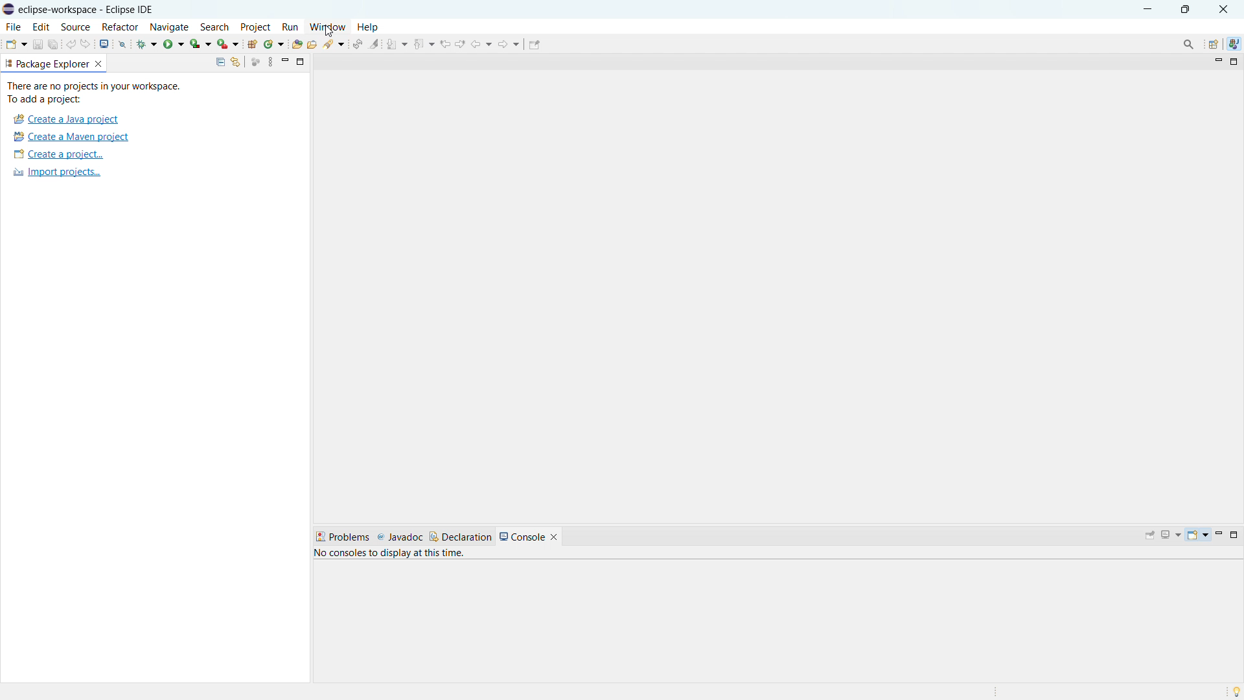 This screenshot has width=1244, height=700. What do you see at coordinates (72, 43) in the screenshot?
I see `undo` at bounding box center [72, 43].